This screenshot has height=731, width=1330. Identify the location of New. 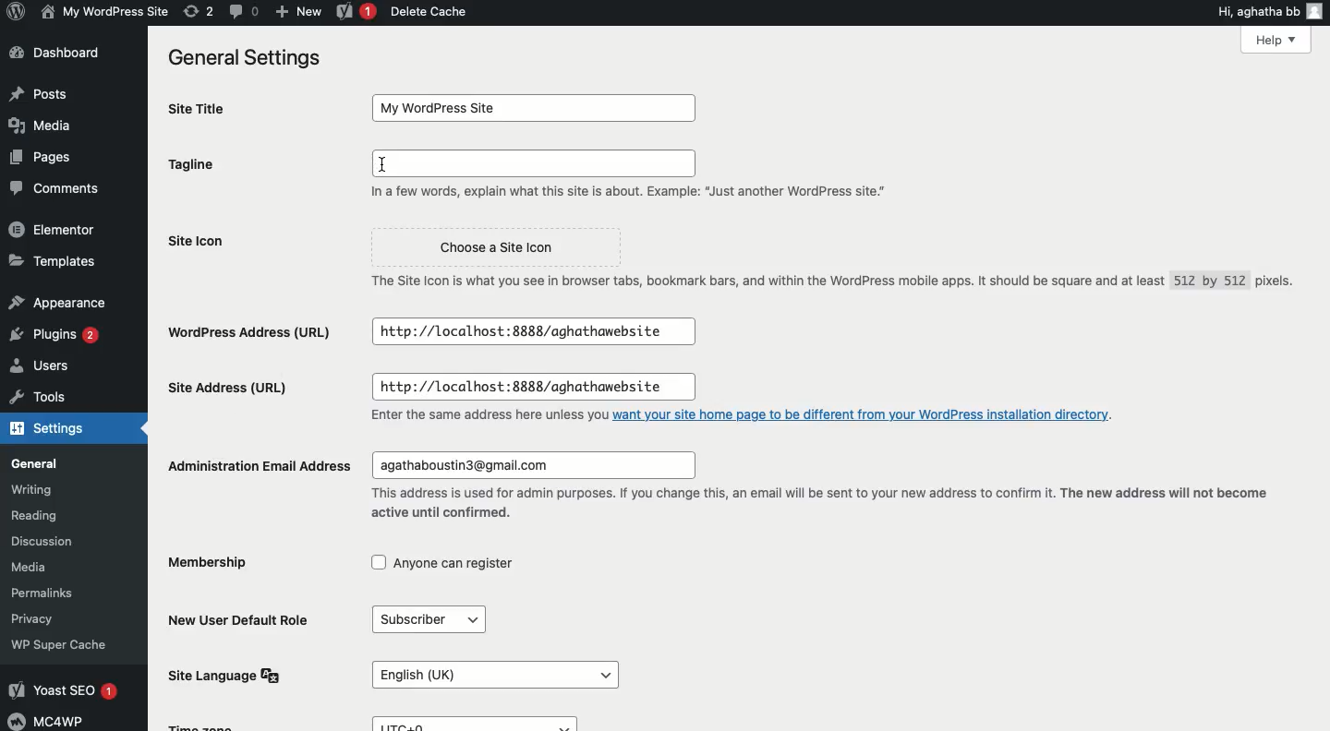
(298, 11).